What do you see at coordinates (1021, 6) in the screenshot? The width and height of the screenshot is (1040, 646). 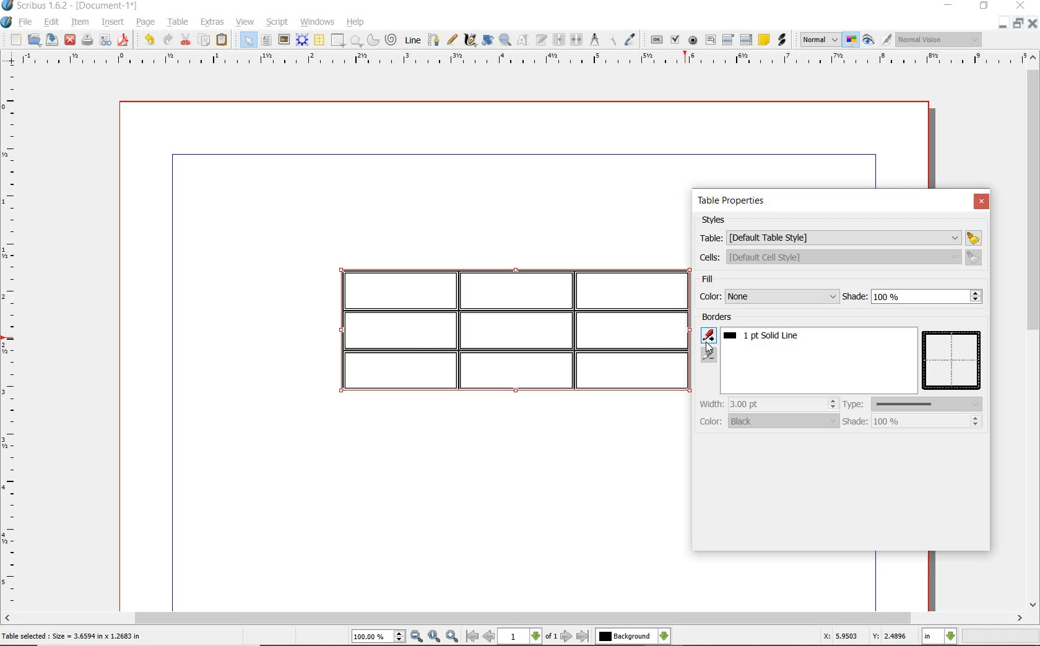 I see `CLOSE` at bounding box center [1021, 6].